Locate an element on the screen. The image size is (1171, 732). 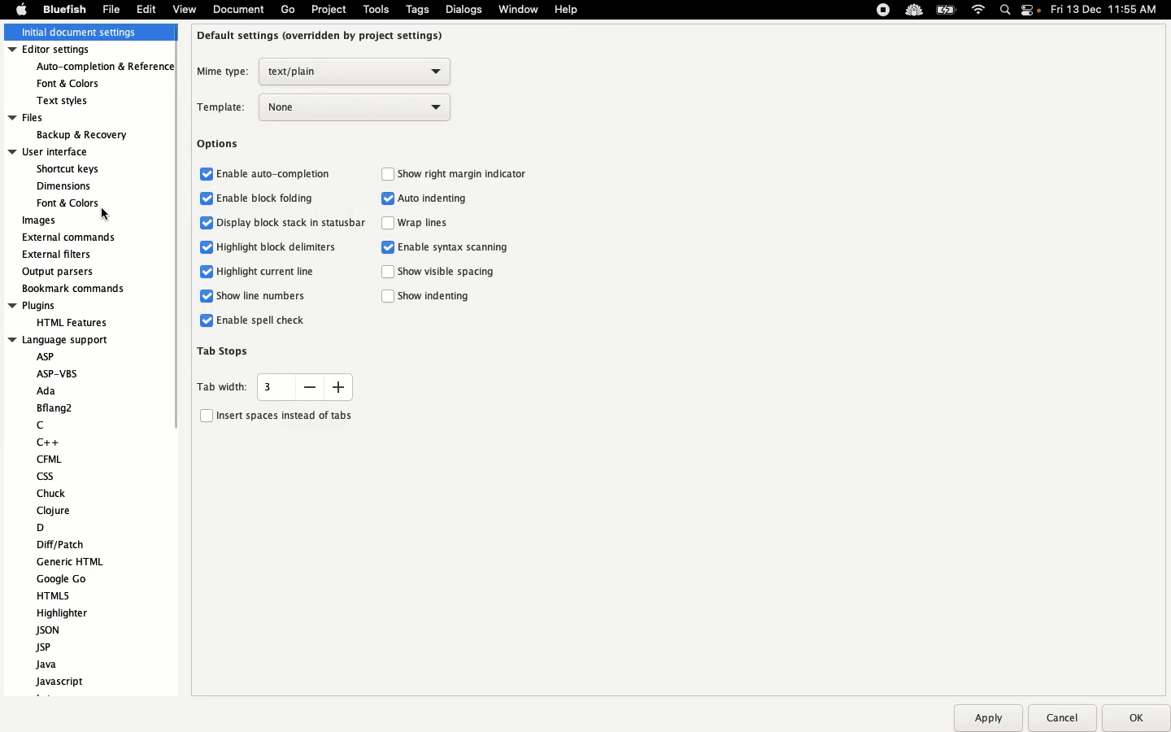
Mine type is located at coordinates (322, 72).